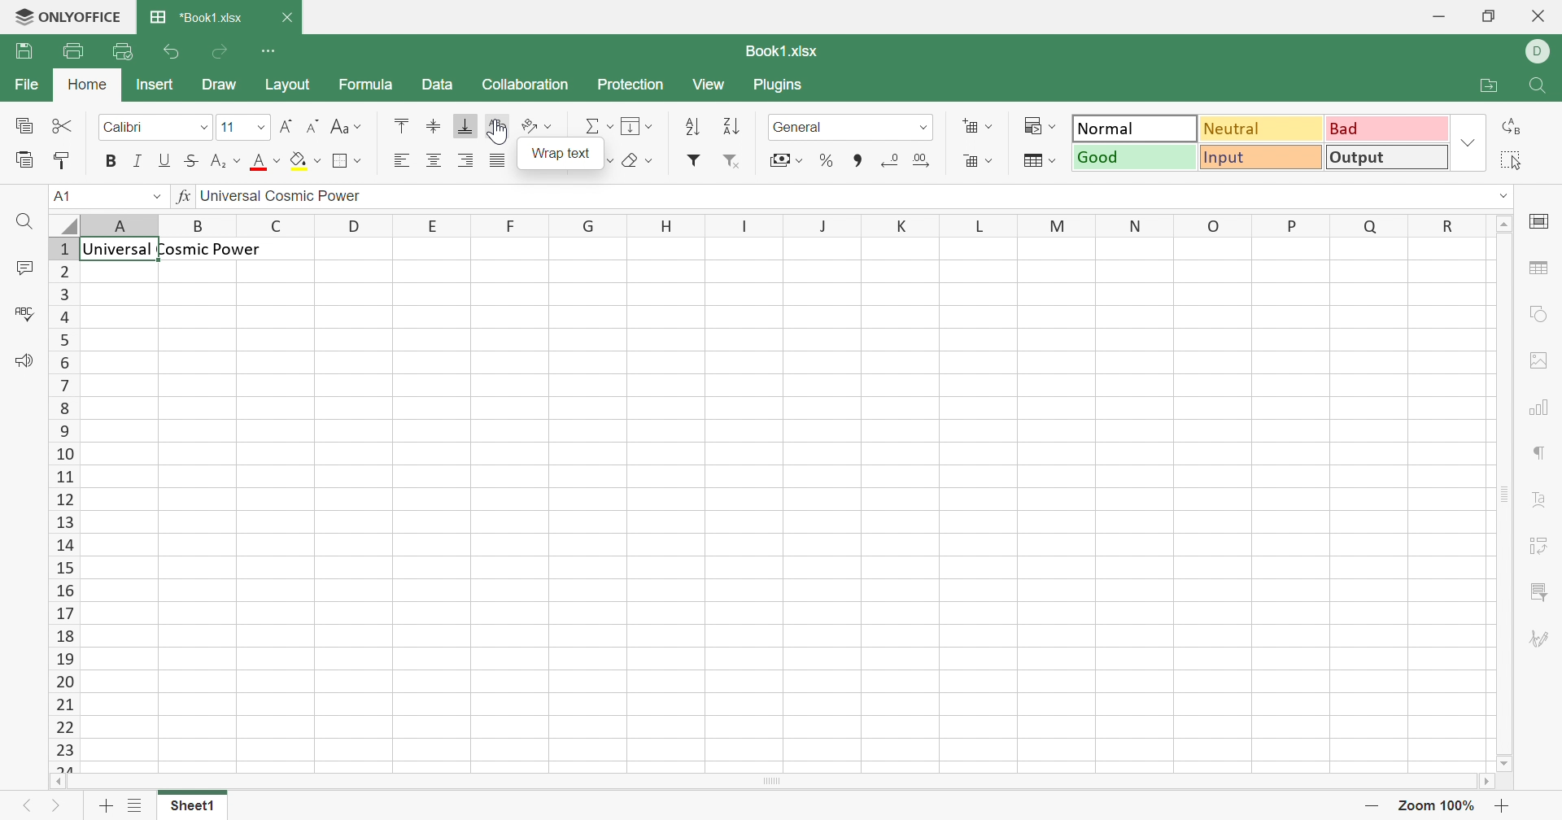 This screenshot has height=820, width=1562. I want to click on Italic, so click(136, 162).